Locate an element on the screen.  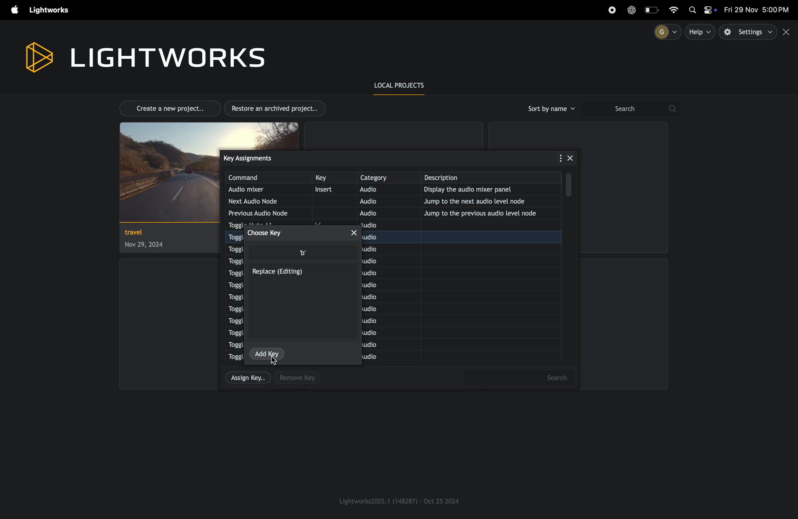
next audio node is located at coordinates (260, 201).